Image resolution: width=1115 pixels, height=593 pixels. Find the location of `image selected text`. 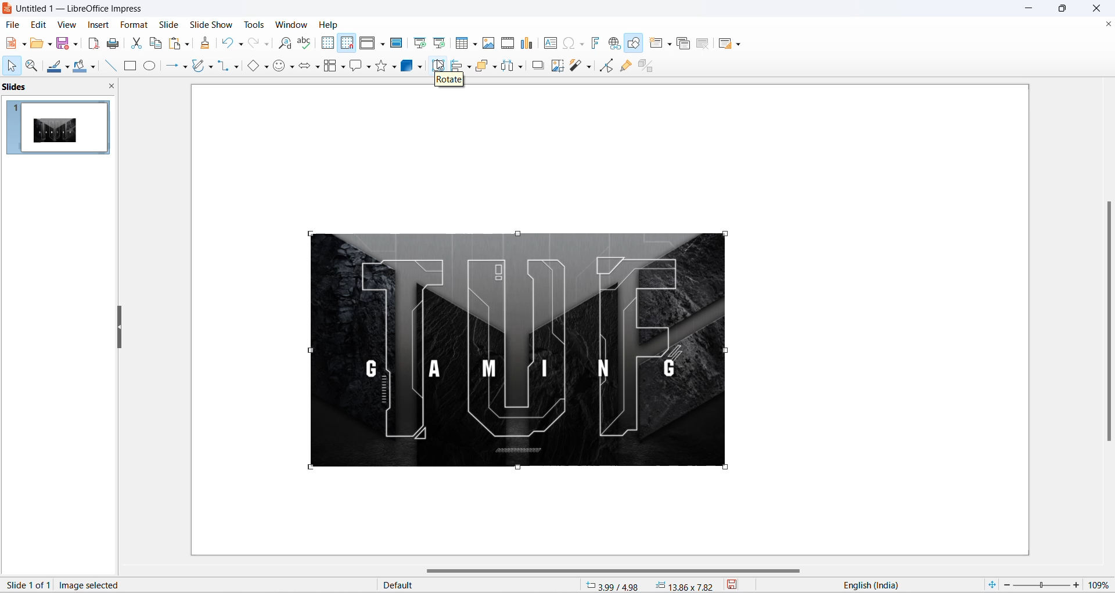

image selected text is located at coordinates (91, 584).